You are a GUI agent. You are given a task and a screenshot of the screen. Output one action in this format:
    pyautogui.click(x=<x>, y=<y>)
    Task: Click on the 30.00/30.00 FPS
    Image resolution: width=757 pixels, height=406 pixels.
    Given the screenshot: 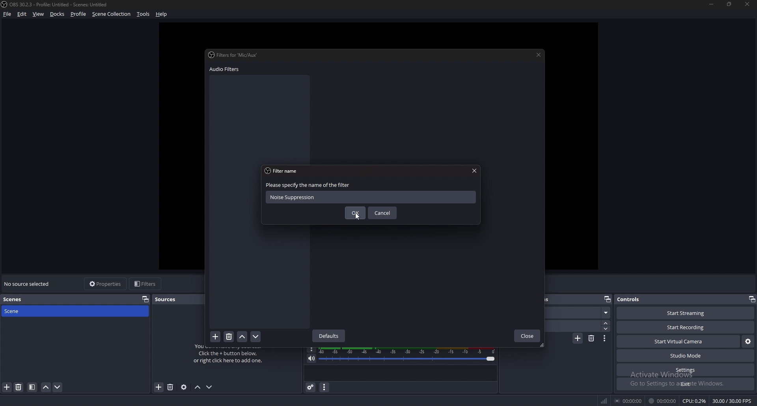 What is the action you would take?
    pyautogui.click(x=733, y=401)
    